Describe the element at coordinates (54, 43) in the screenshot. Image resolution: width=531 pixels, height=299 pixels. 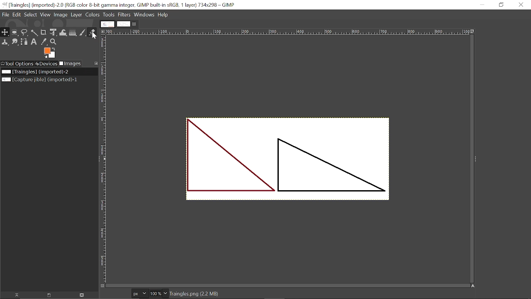
I see `Zoom tool` at that location.